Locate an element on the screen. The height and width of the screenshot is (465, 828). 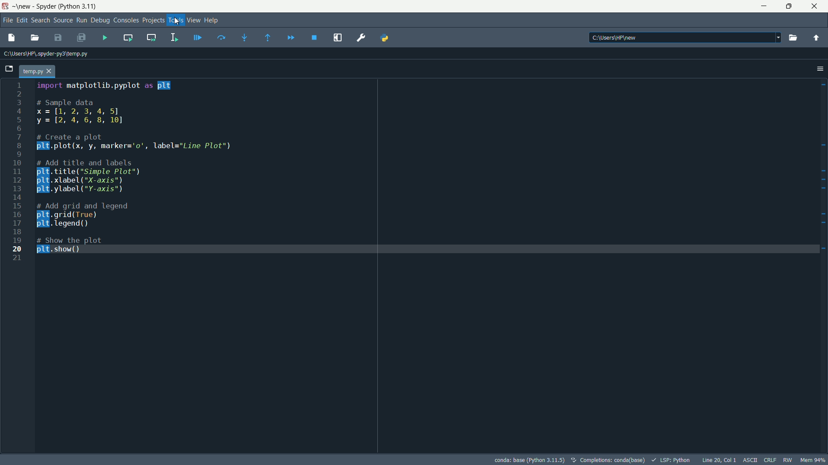
run selection is located at coordinates (175, 37).